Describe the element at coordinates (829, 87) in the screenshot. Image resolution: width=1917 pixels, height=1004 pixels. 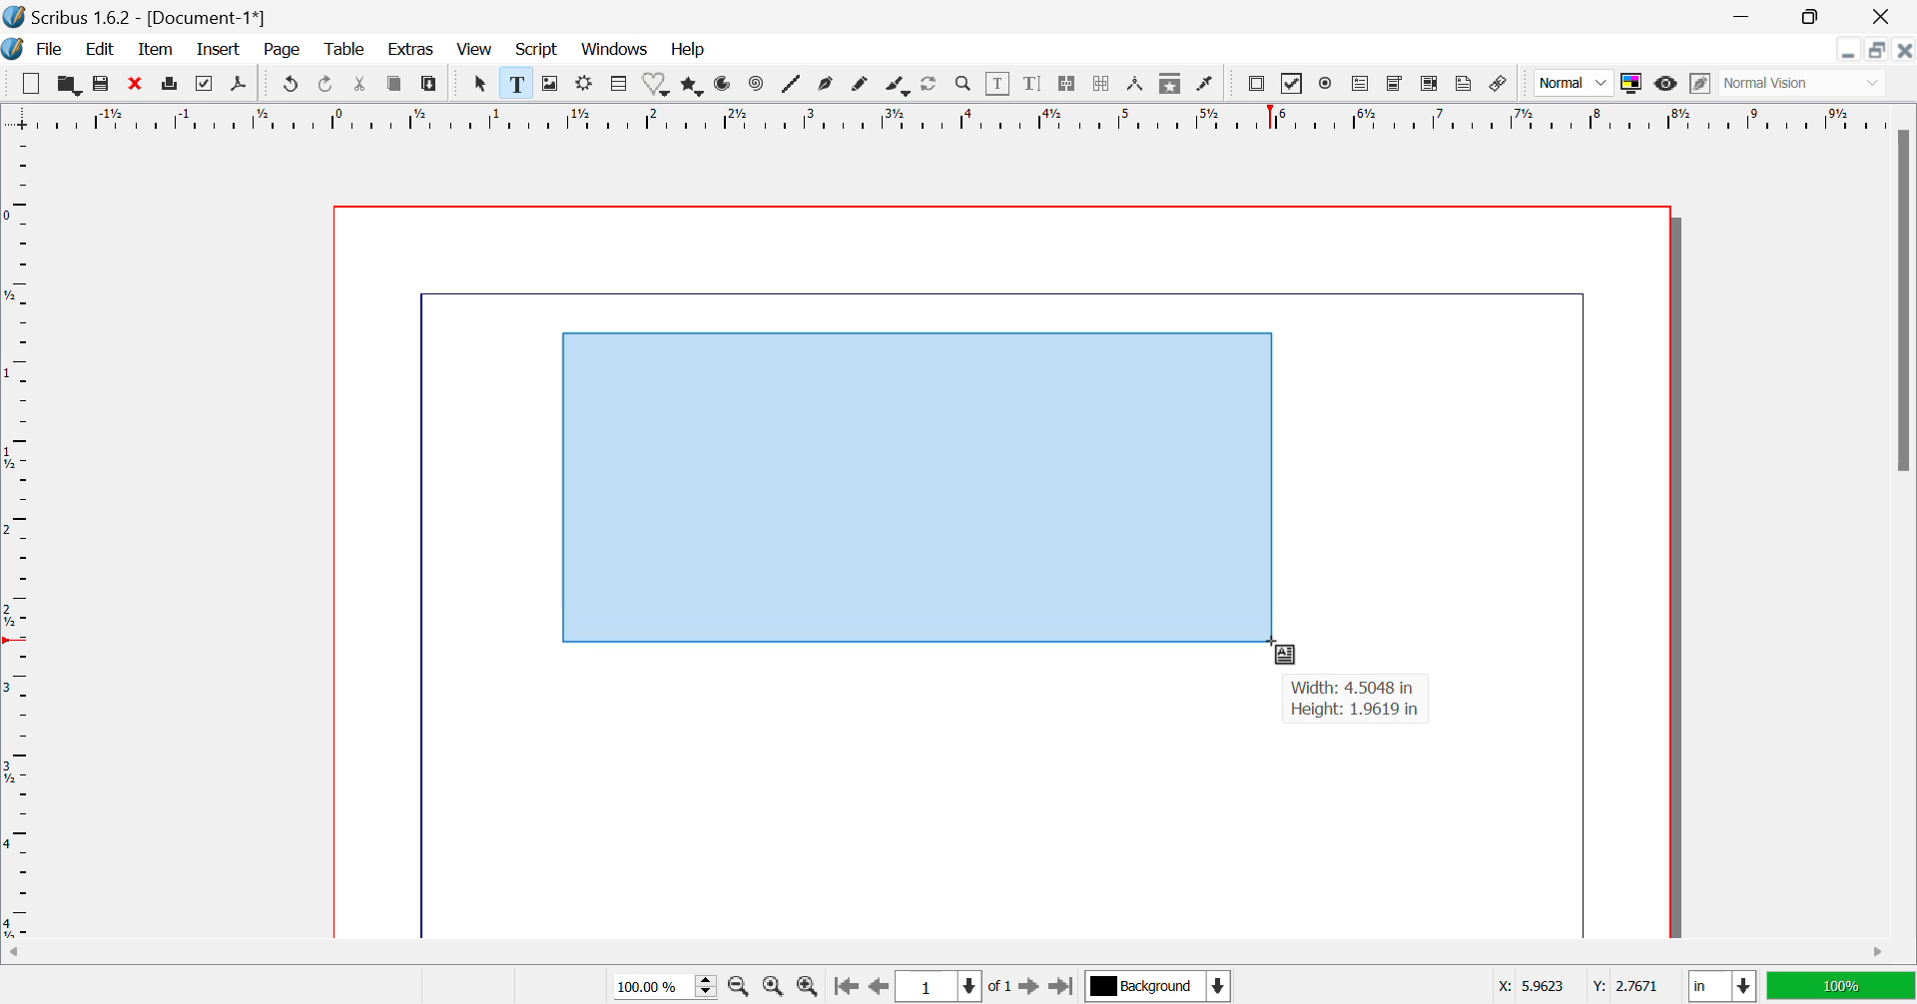
I see `Bezier Curve` at that location.